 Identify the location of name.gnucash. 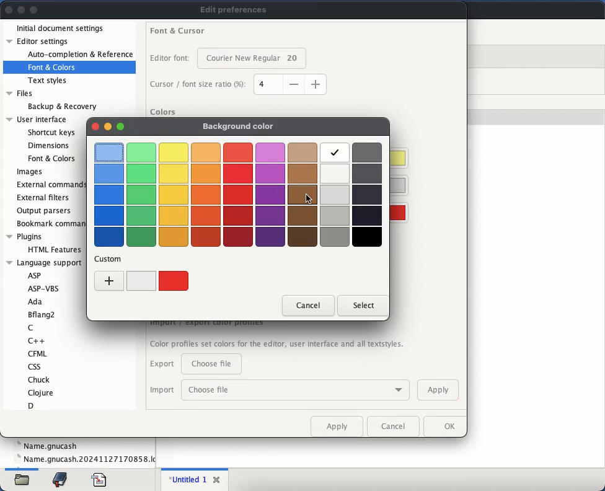
(48, 445).